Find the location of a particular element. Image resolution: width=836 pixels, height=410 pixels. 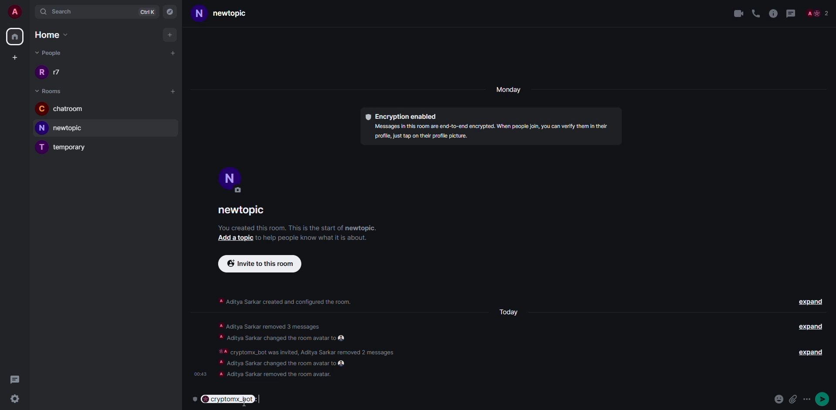

r7 is located at coordinates (53, 73).